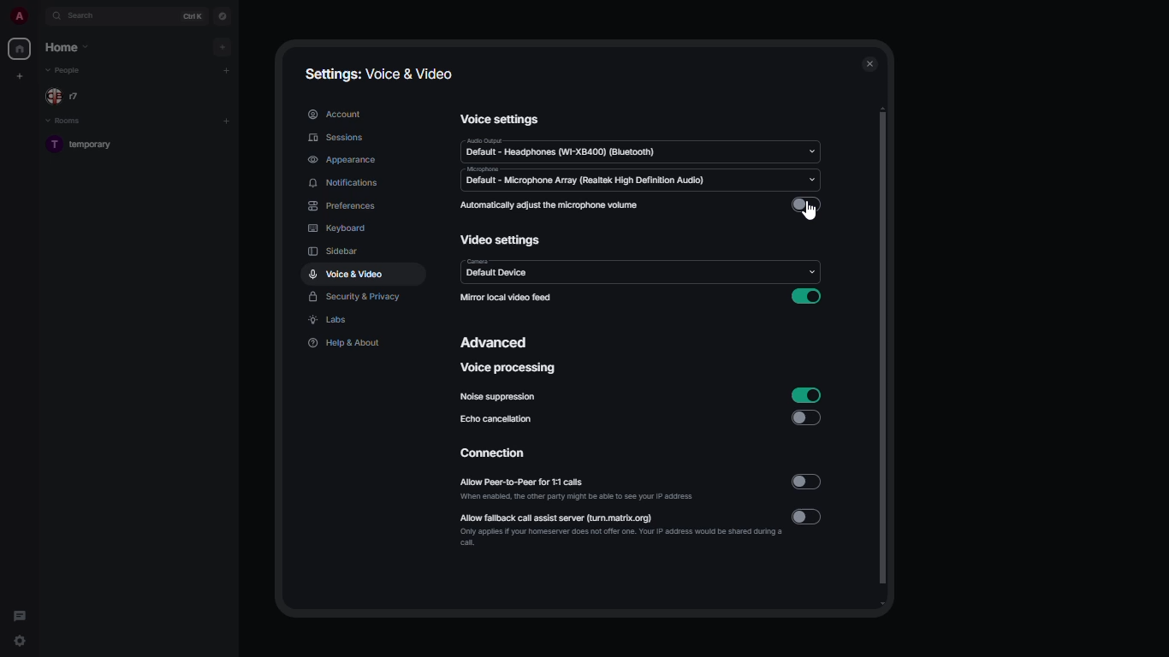 The width and height of the screenshot is (1169, 657). What do you see at coordinates (68, 96) in the screenshot?
I see `people` at bounding box center [68, 96].